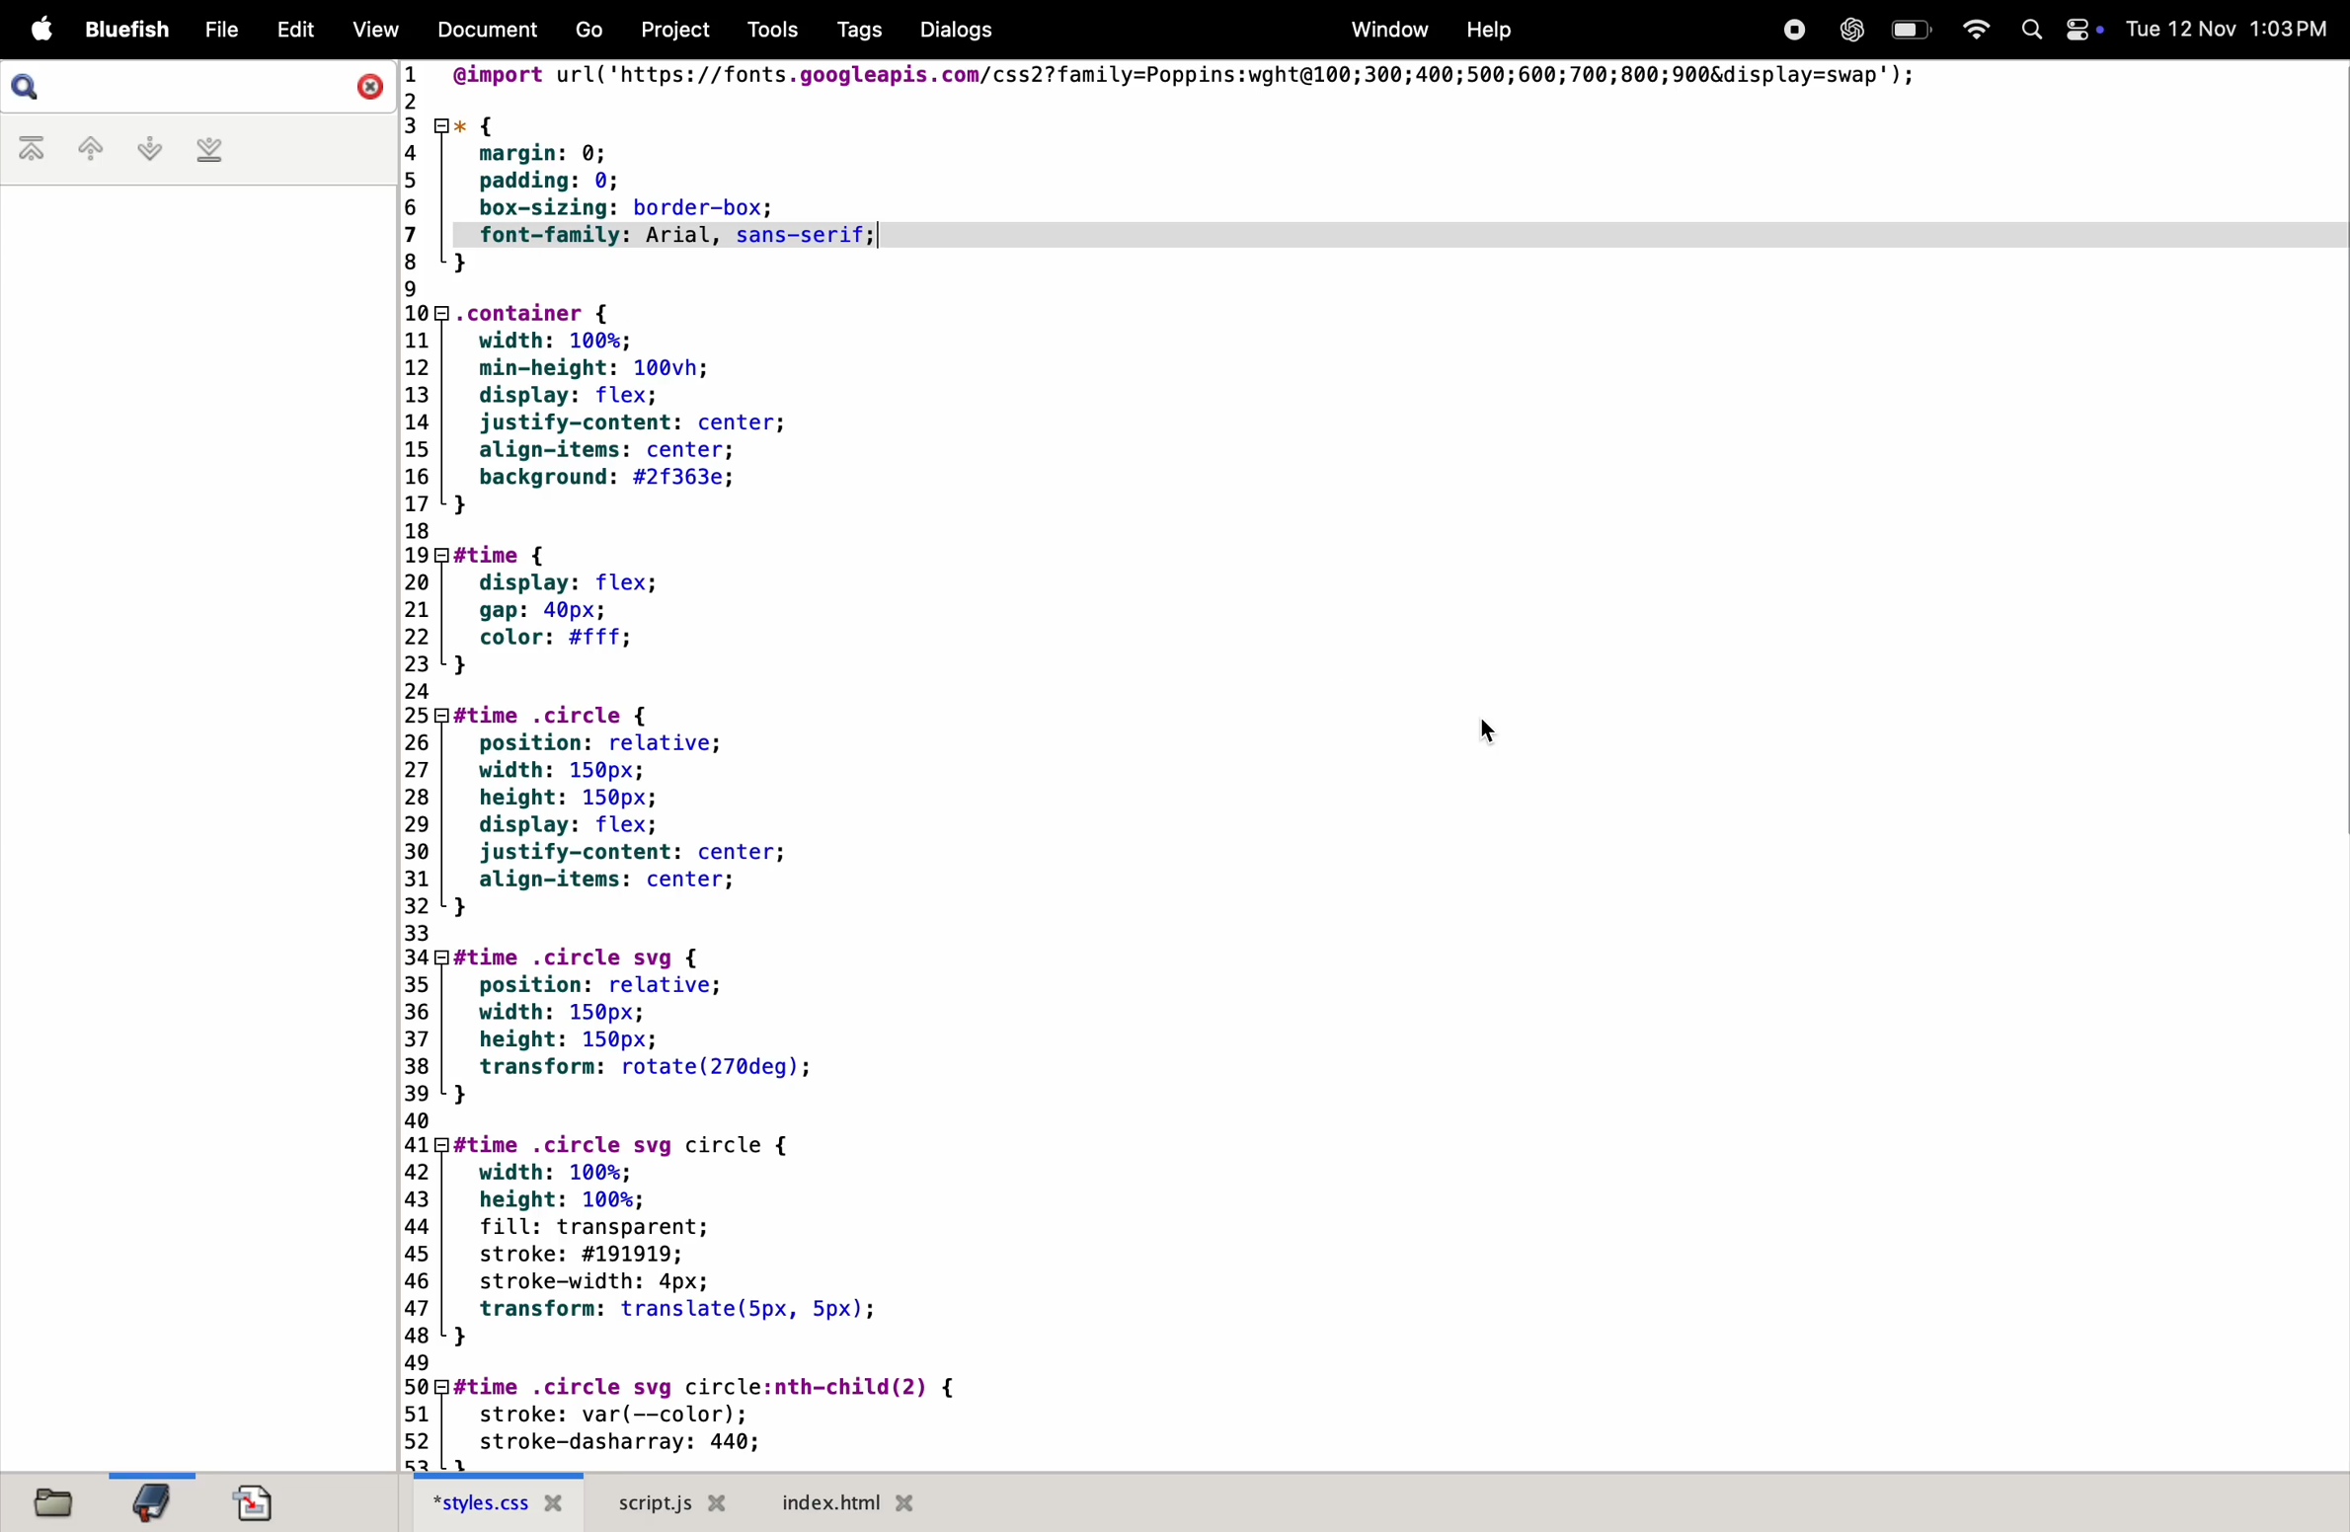 The image size is (2350, 1532). What do you see at coordinates (673, 1502) in the screenshot?
I see `script.js` at bounding box center [673, 1502].